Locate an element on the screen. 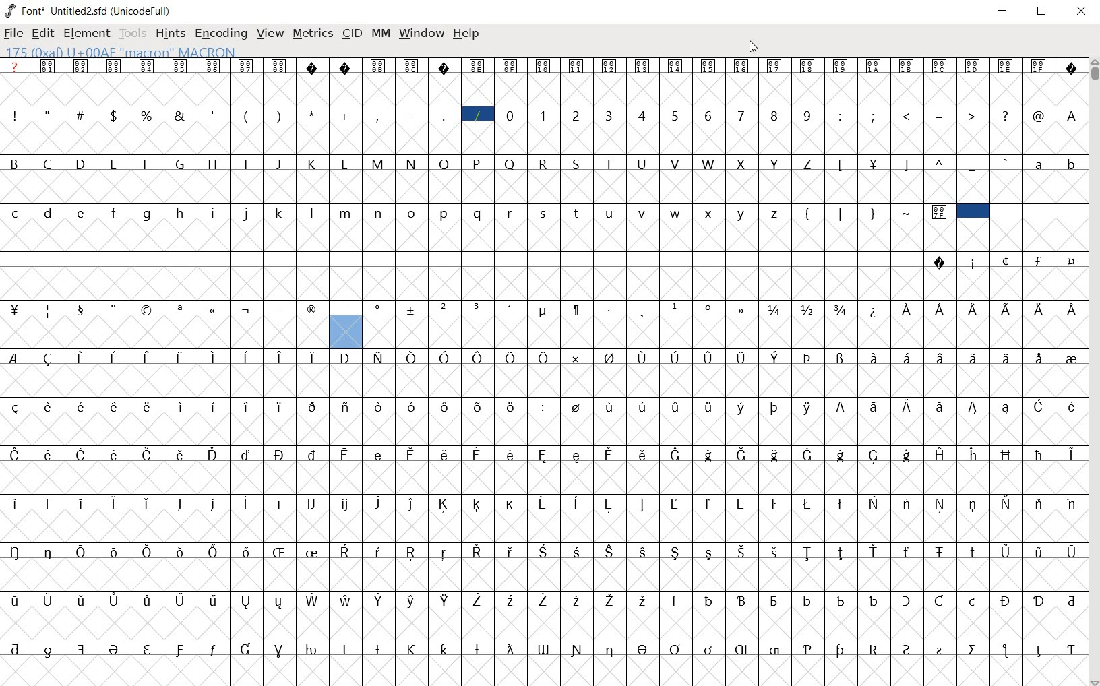 This screenshot has width=1100, height=686. Symbol is located at coordinates (282, 601).